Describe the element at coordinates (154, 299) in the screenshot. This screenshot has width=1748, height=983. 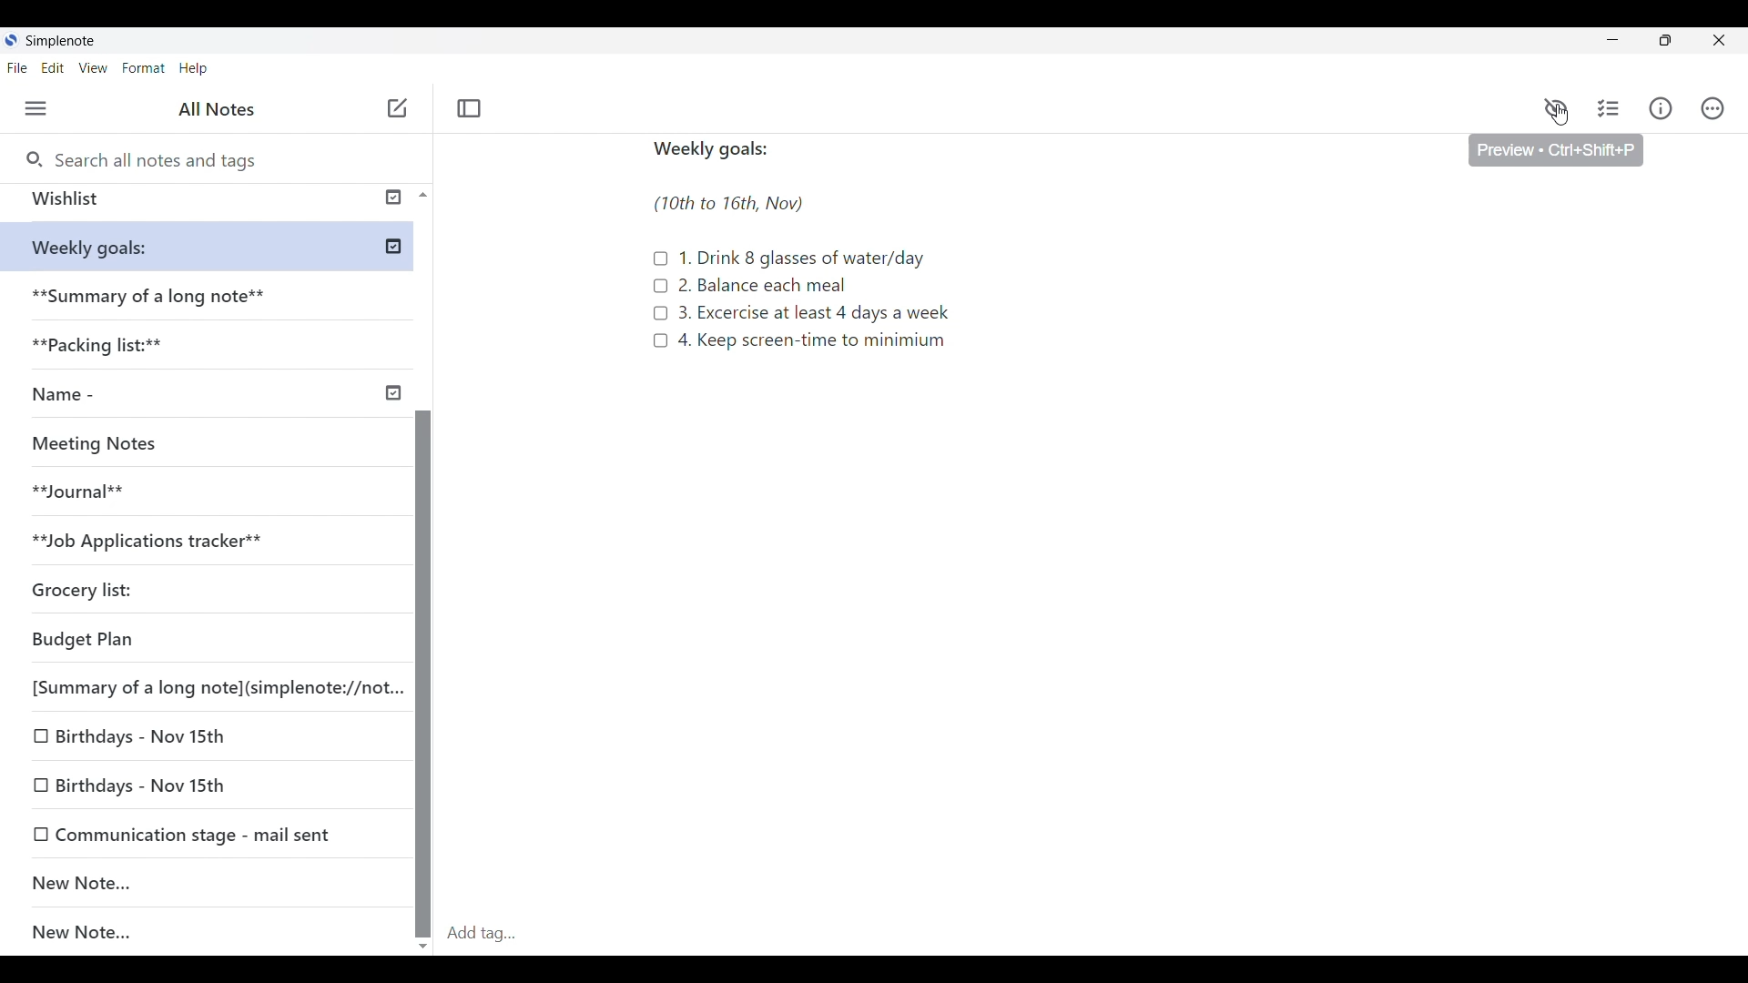
I see `**Summary of a long note**` at that location.